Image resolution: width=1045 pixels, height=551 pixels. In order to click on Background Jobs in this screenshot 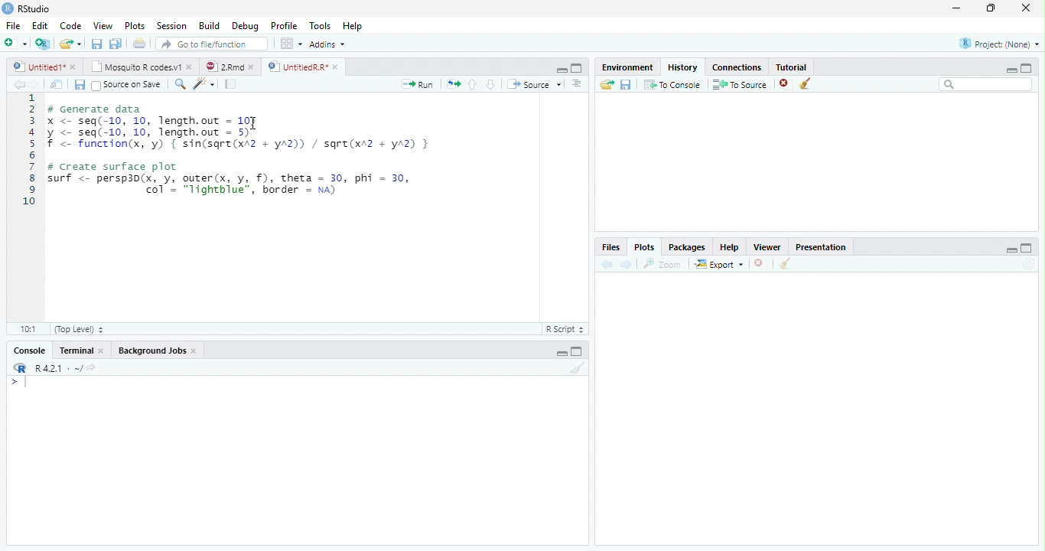, I will do `click(152, 350)`.